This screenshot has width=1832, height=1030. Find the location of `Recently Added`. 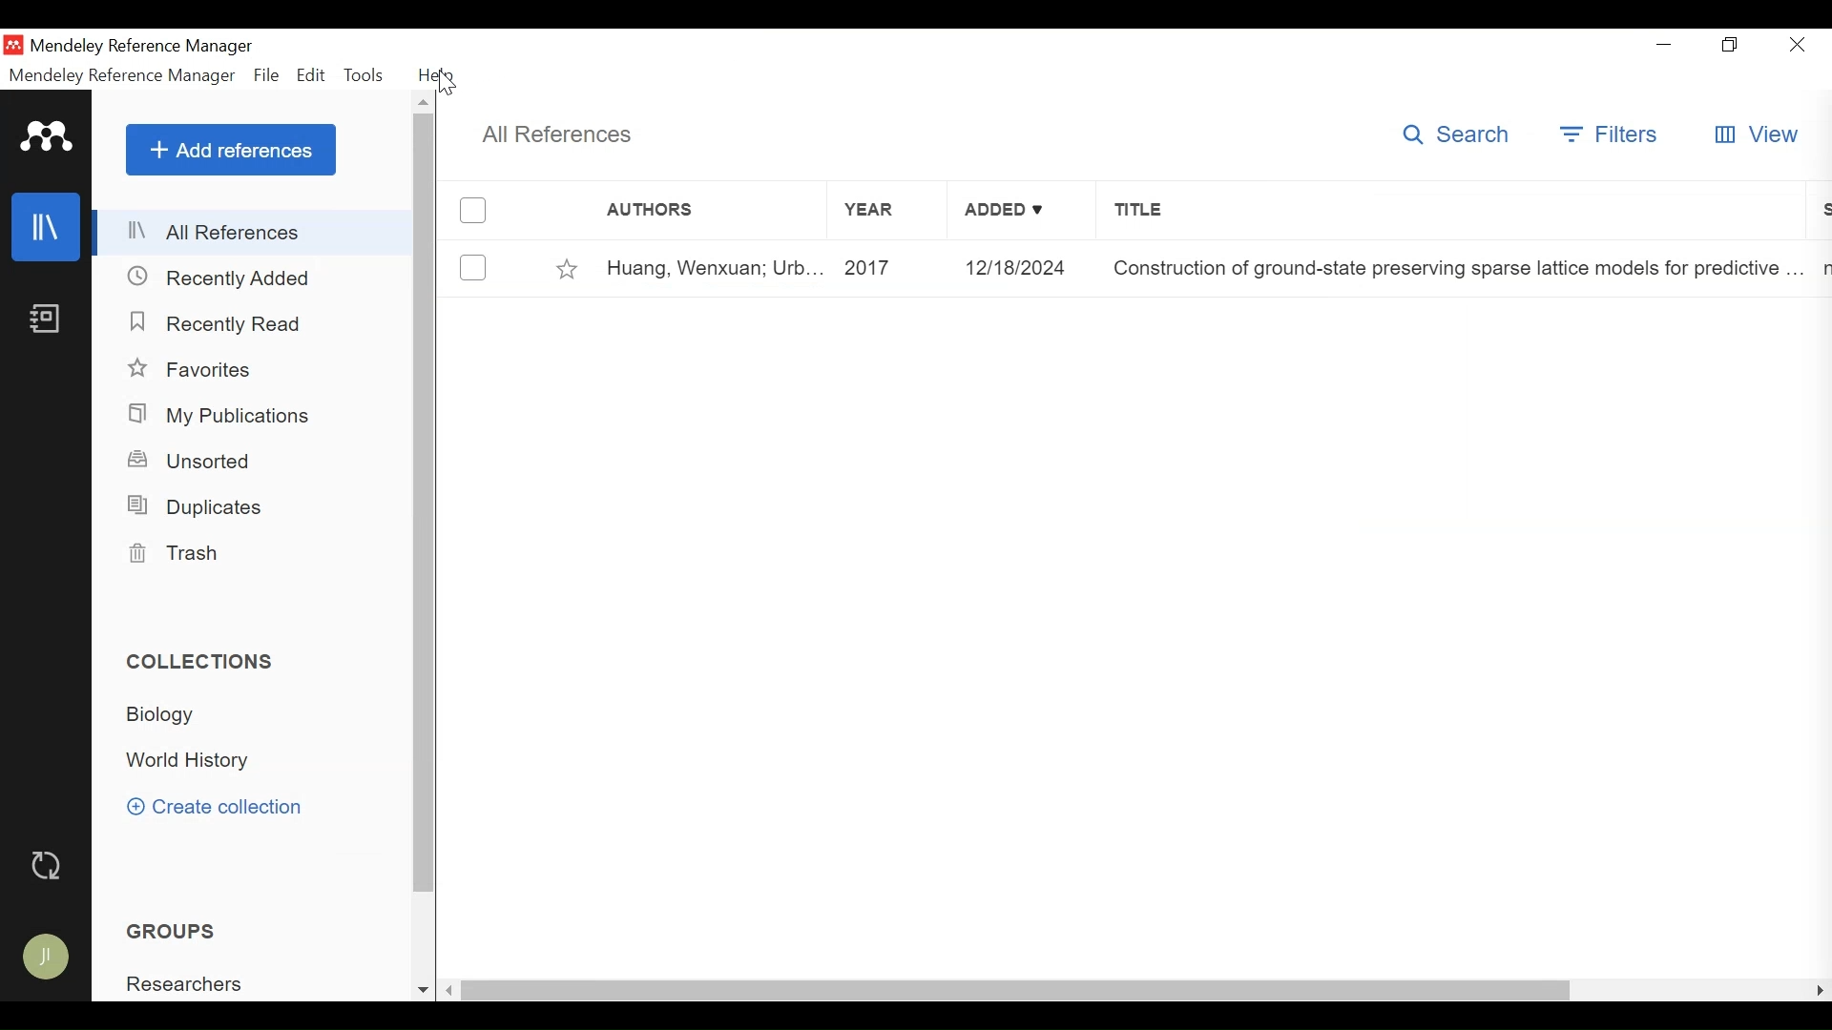

Recently Added is located at coordinates (224, 278).